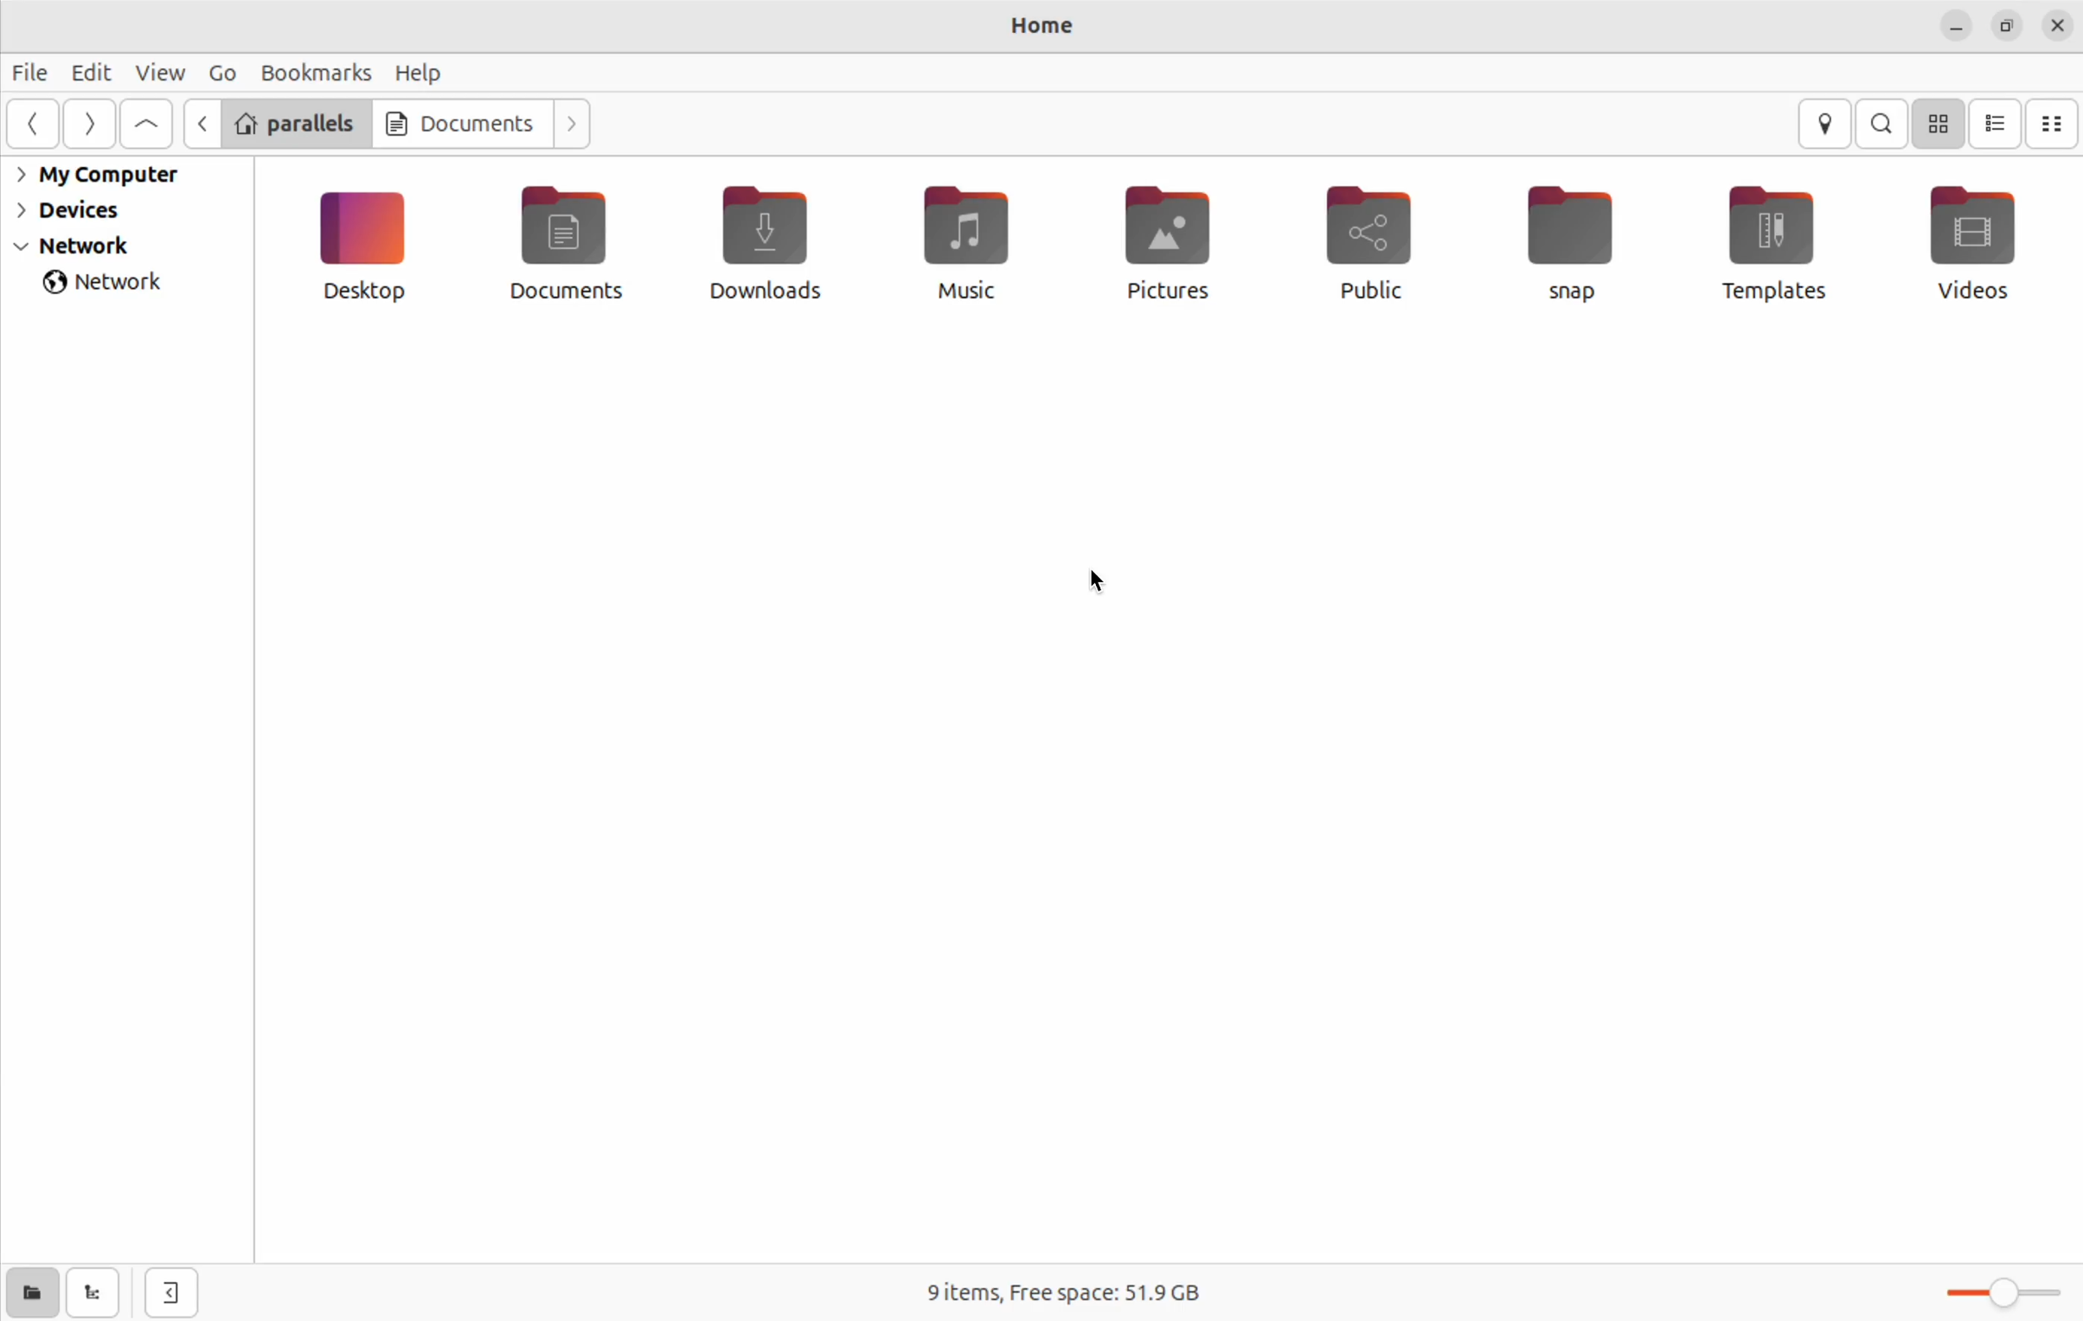 This screenshot has width=2083, height=1321. Describe the element at coordinates (33, 76) in the screenshot. I see `File` at that location.